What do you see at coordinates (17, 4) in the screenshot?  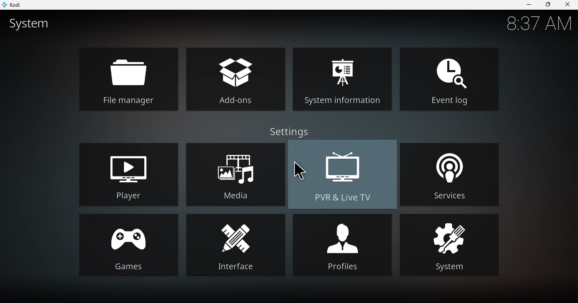 I see `Kodi icon` at bounding box center [17, 4].